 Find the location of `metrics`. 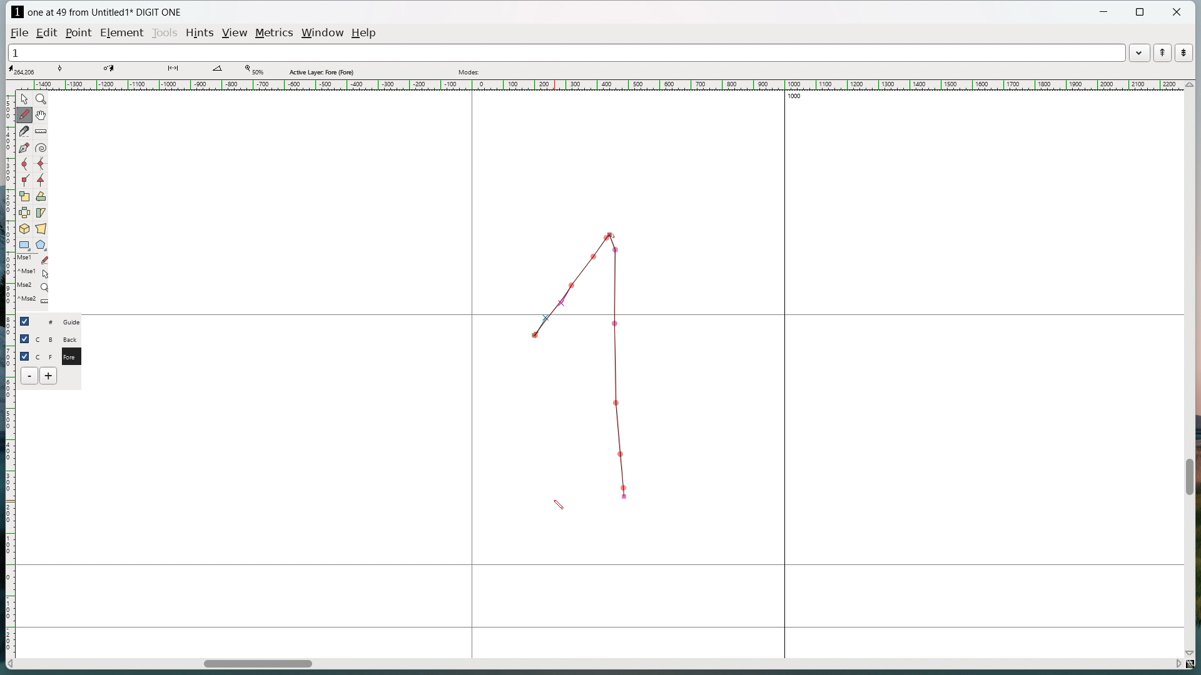

metrics is located at coordinates (276, 34).